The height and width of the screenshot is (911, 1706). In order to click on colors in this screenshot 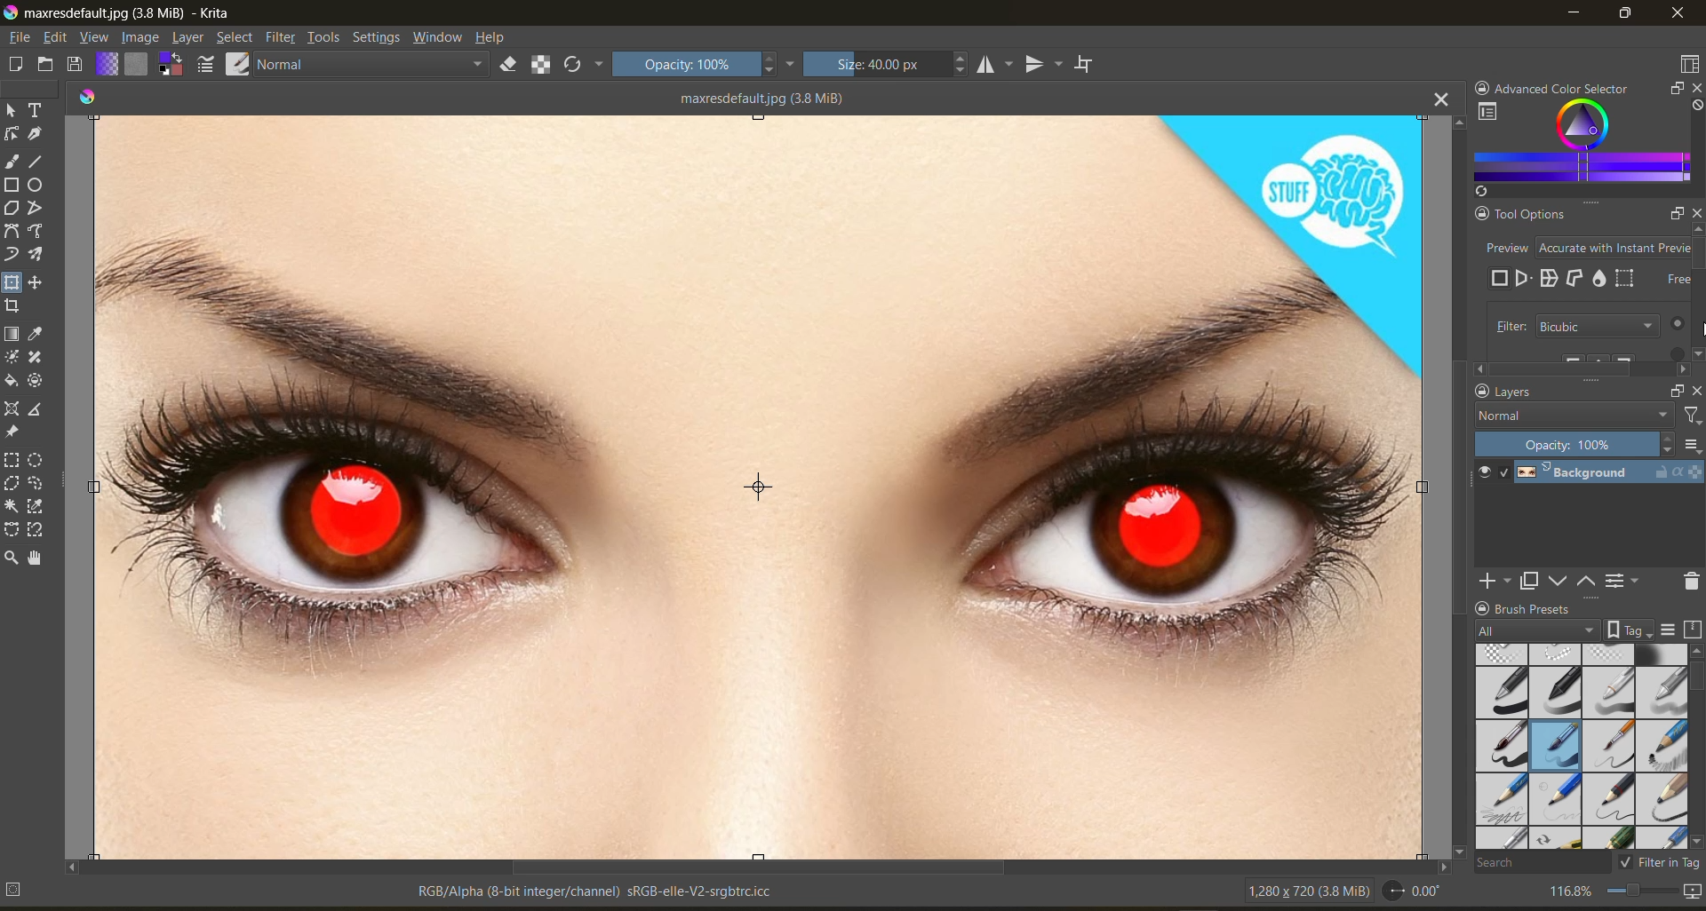, I will do `click(88, 97)`.